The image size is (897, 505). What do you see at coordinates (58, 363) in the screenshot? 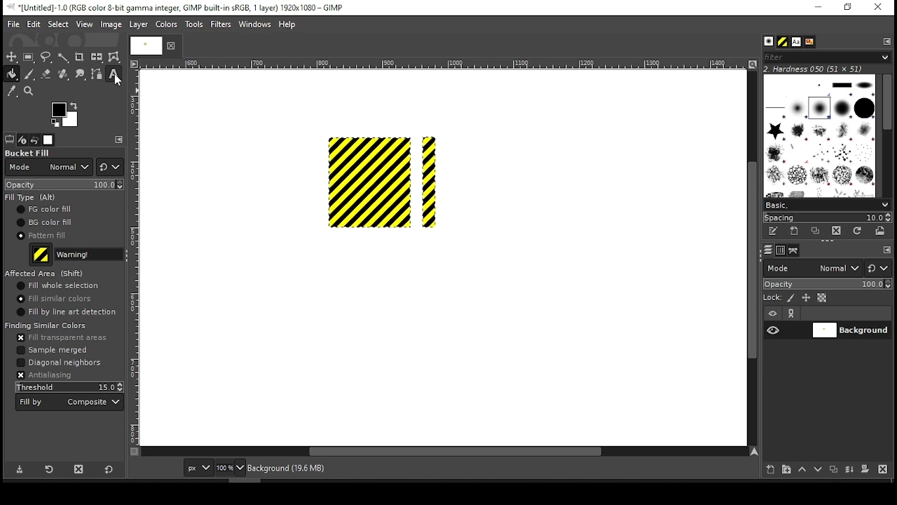
I see `diagonal neighbors` at bounding box center [58, 363].